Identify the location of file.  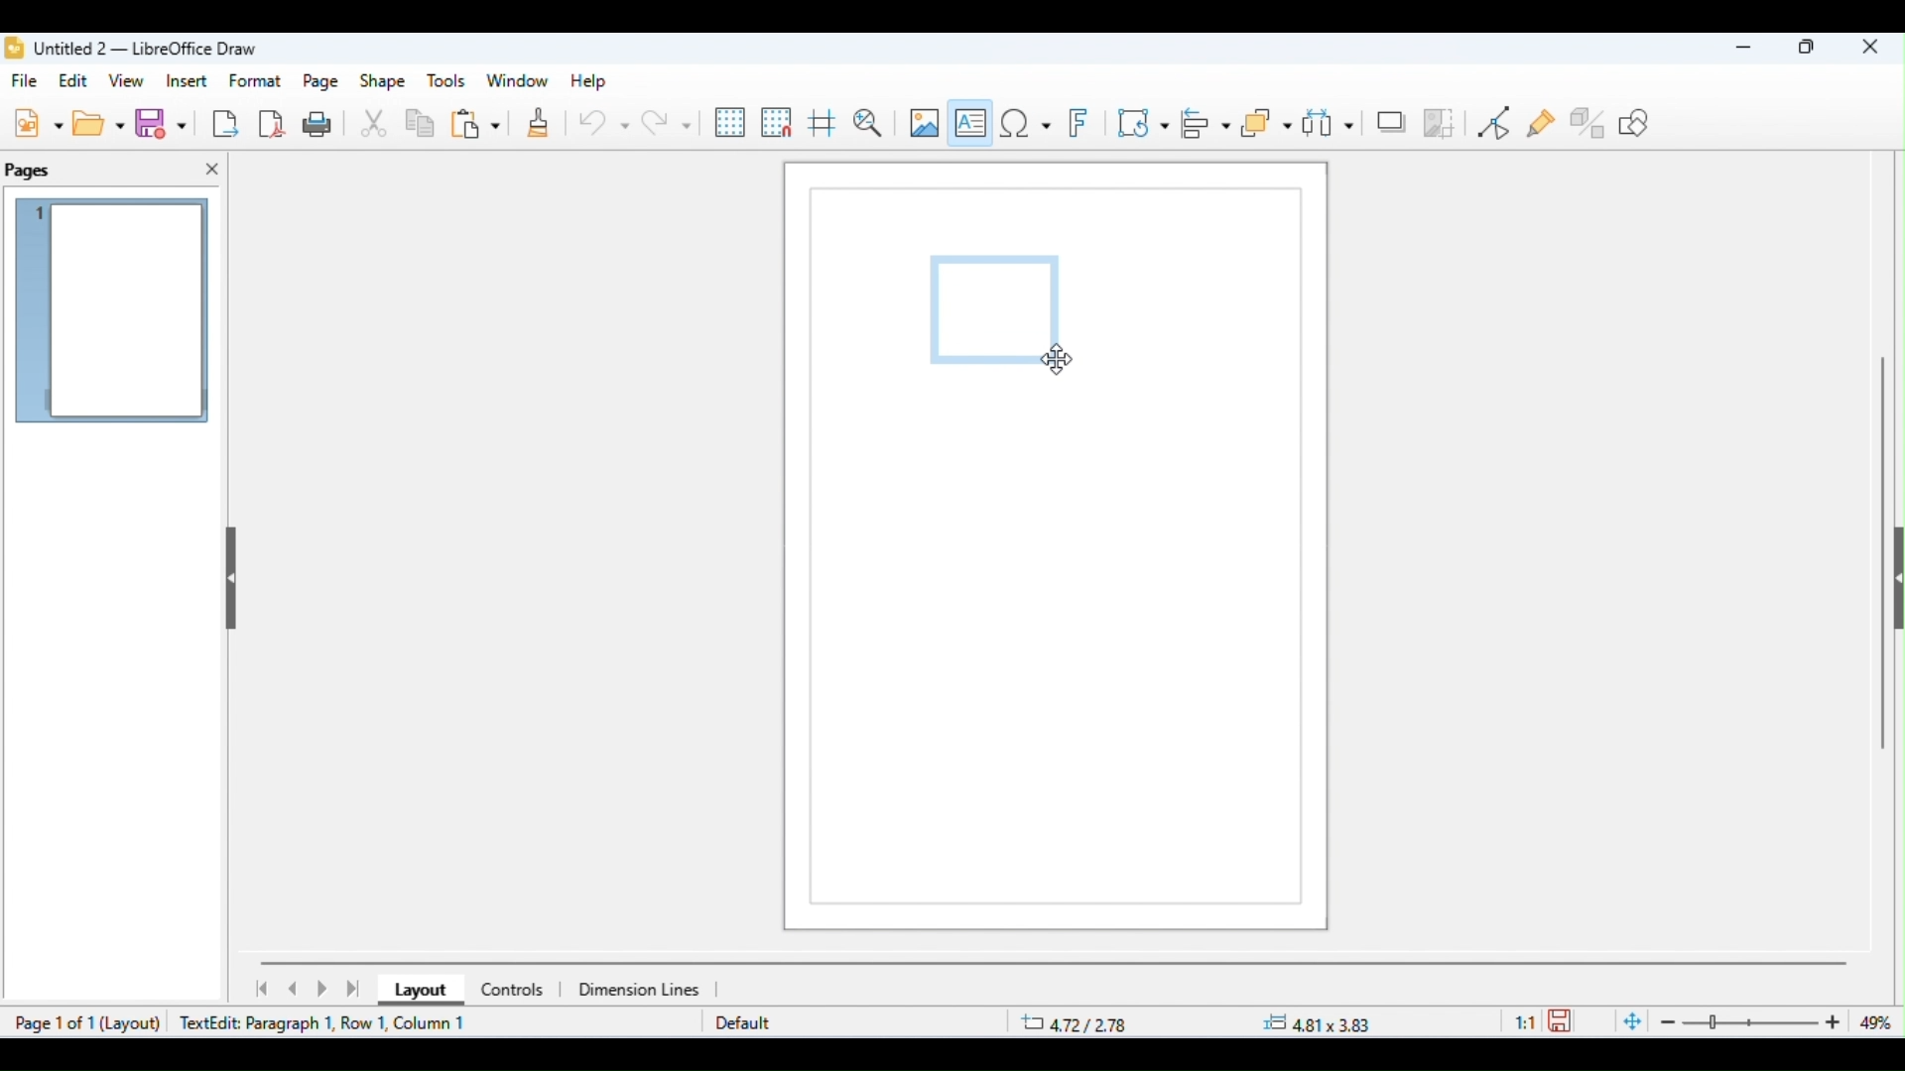
(28, 82).